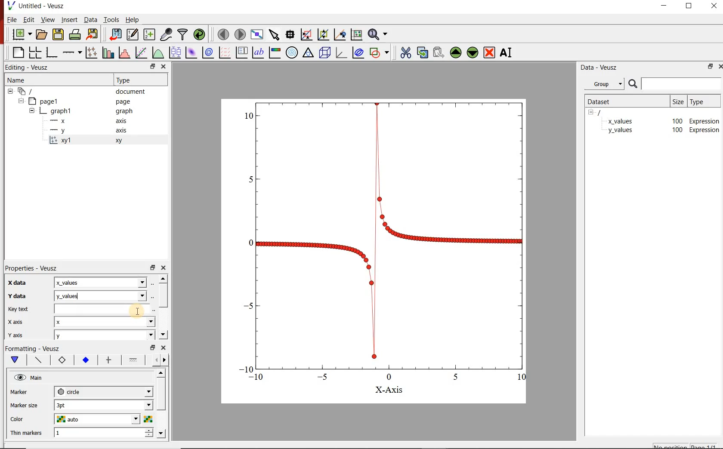 Image resolution: width=723 pixels, height=449 pixels. What do you see at coordinates (15, 360) in the screenshot?
I see `main formatting` at bounding box center [15, 360].